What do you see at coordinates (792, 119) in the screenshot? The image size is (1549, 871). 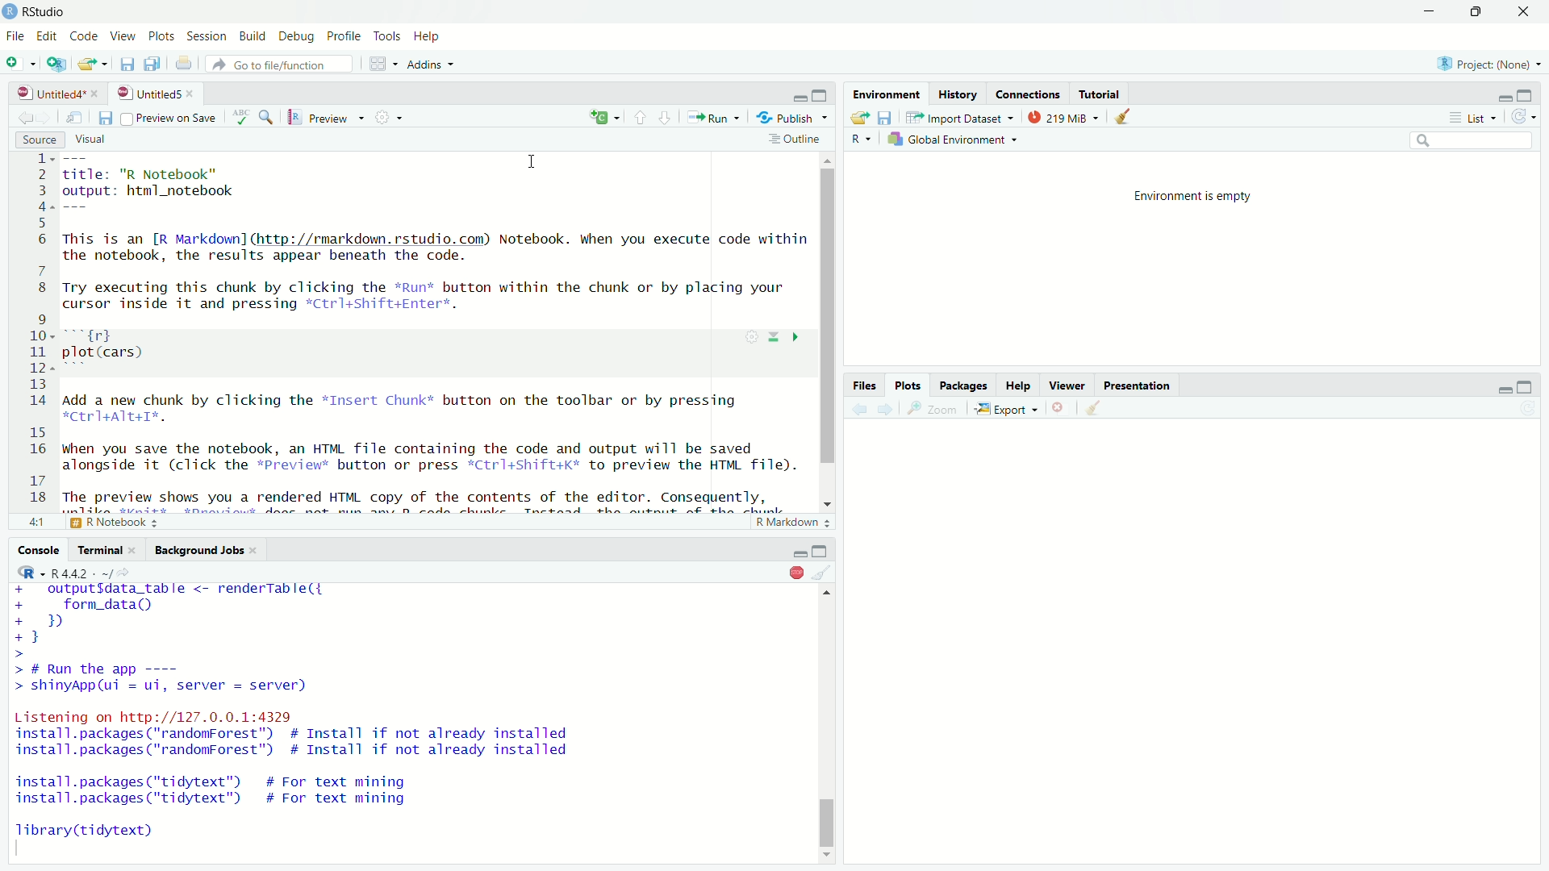 I see `publish` at bounding box center [792, 119].